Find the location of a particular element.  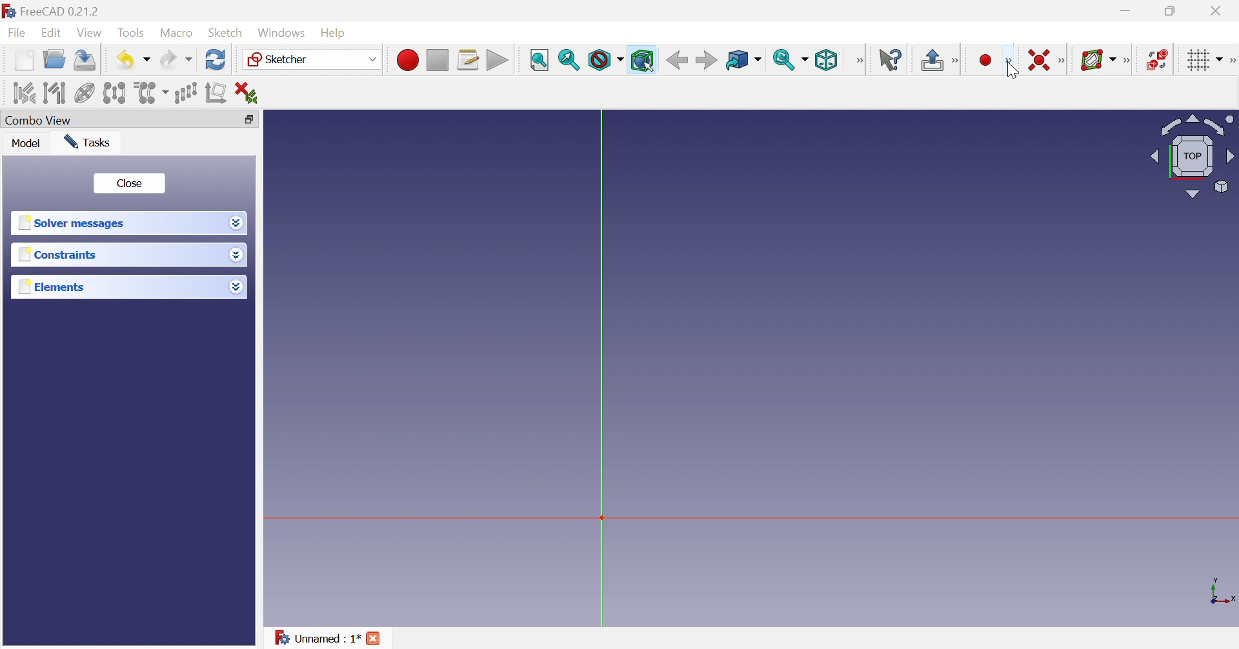

Constraints is located at coordinates (57, 254).